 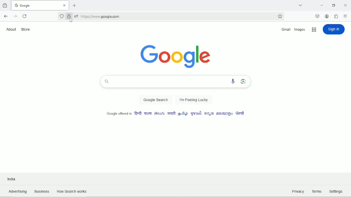 I want to click on No trackers known to firefox were detected on this page, so click(x=62, y=16).